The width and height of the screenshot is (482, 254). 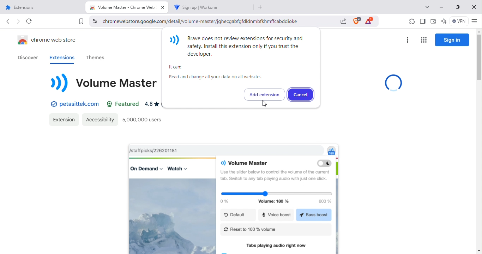 What do you see at coordinates (41, 7) in the screenshot?
I see `Extensions` at bounding box center [41, 7].